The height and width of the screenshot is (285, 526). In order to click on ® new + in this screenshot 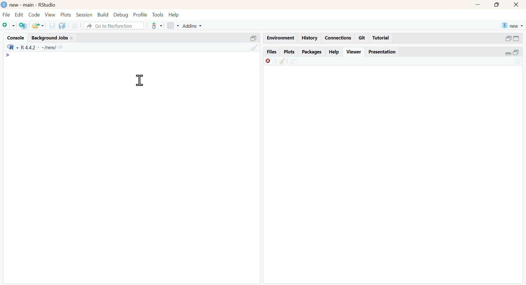, I will do `click(513, 25)`.